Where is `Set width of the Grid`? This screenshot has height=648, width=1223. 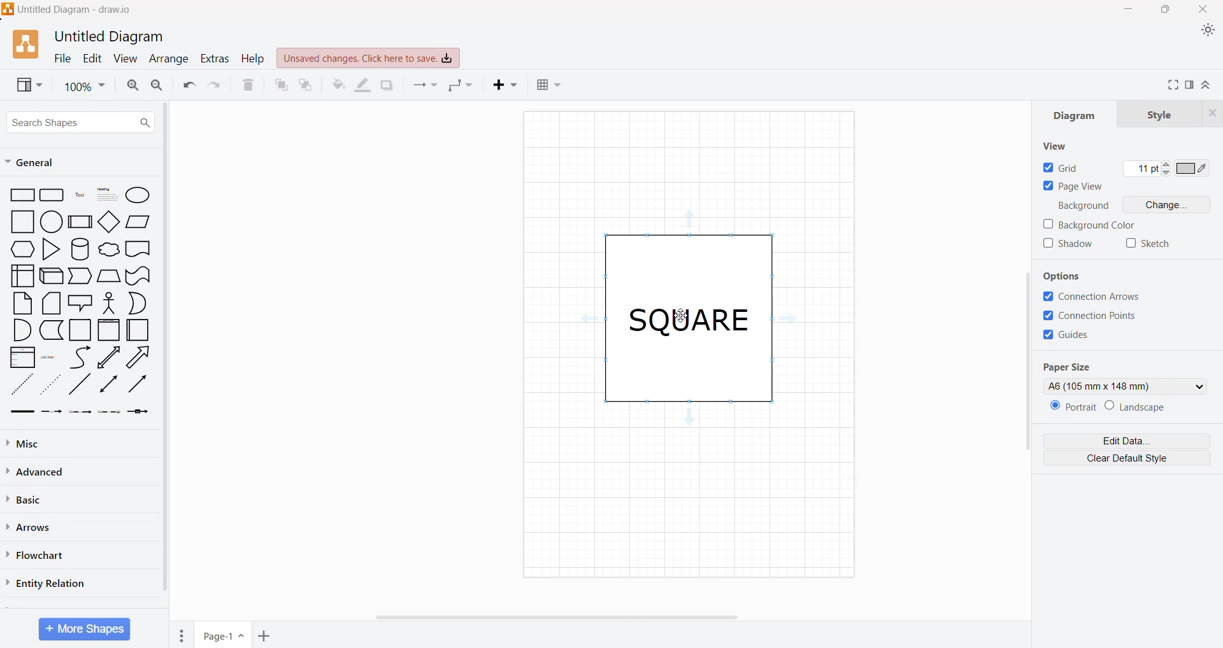 Set width of the Grid is located at coordinates (1147, 170).